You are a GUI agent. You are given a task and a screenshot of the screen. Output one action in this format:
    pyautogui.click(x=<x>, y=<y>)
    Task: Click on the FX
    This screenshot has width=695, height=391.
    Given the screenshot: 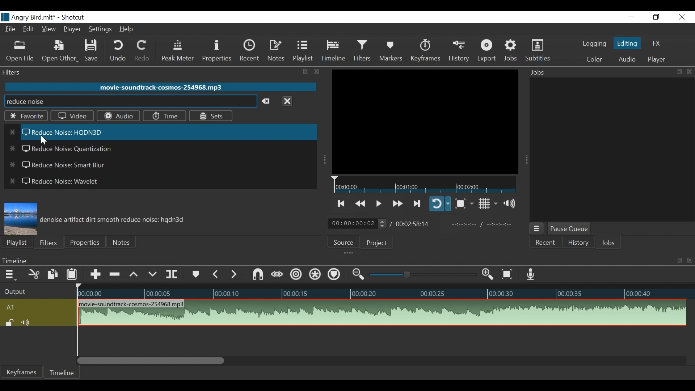 What is the action you would take?
    pyautogui.click(x=656, y=43)
    